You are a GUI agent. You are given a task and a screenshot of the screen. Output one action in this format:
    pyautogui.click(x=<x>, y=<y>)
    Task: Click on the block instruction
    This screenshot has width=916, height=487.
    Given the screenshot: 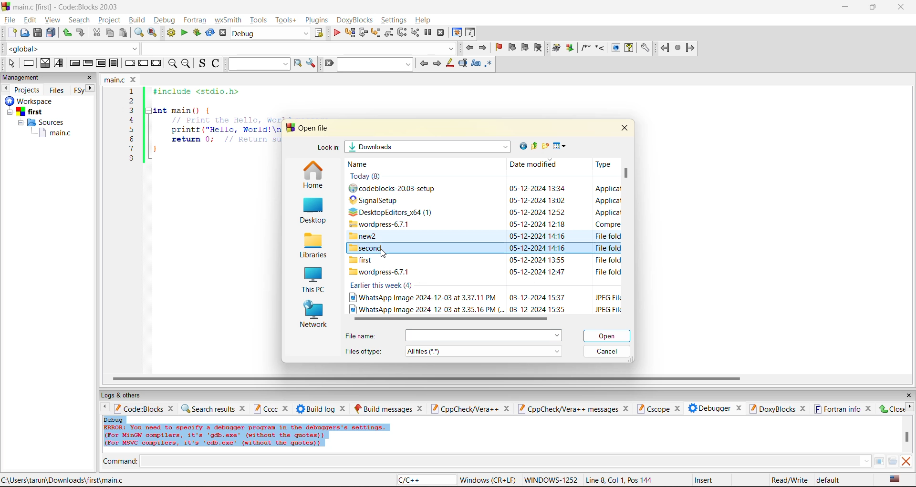 What is the action you would take?
    pyautogui.click(x=114, y=63)
    